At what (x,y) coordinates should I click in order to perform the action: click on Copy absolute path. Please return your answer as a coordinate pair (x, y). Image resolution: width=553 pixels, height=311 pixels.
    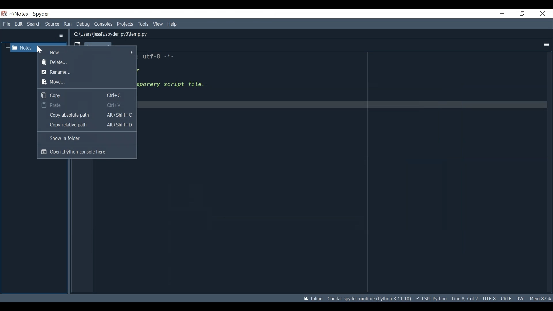
    Looking at the image, I should click on (86, 115).